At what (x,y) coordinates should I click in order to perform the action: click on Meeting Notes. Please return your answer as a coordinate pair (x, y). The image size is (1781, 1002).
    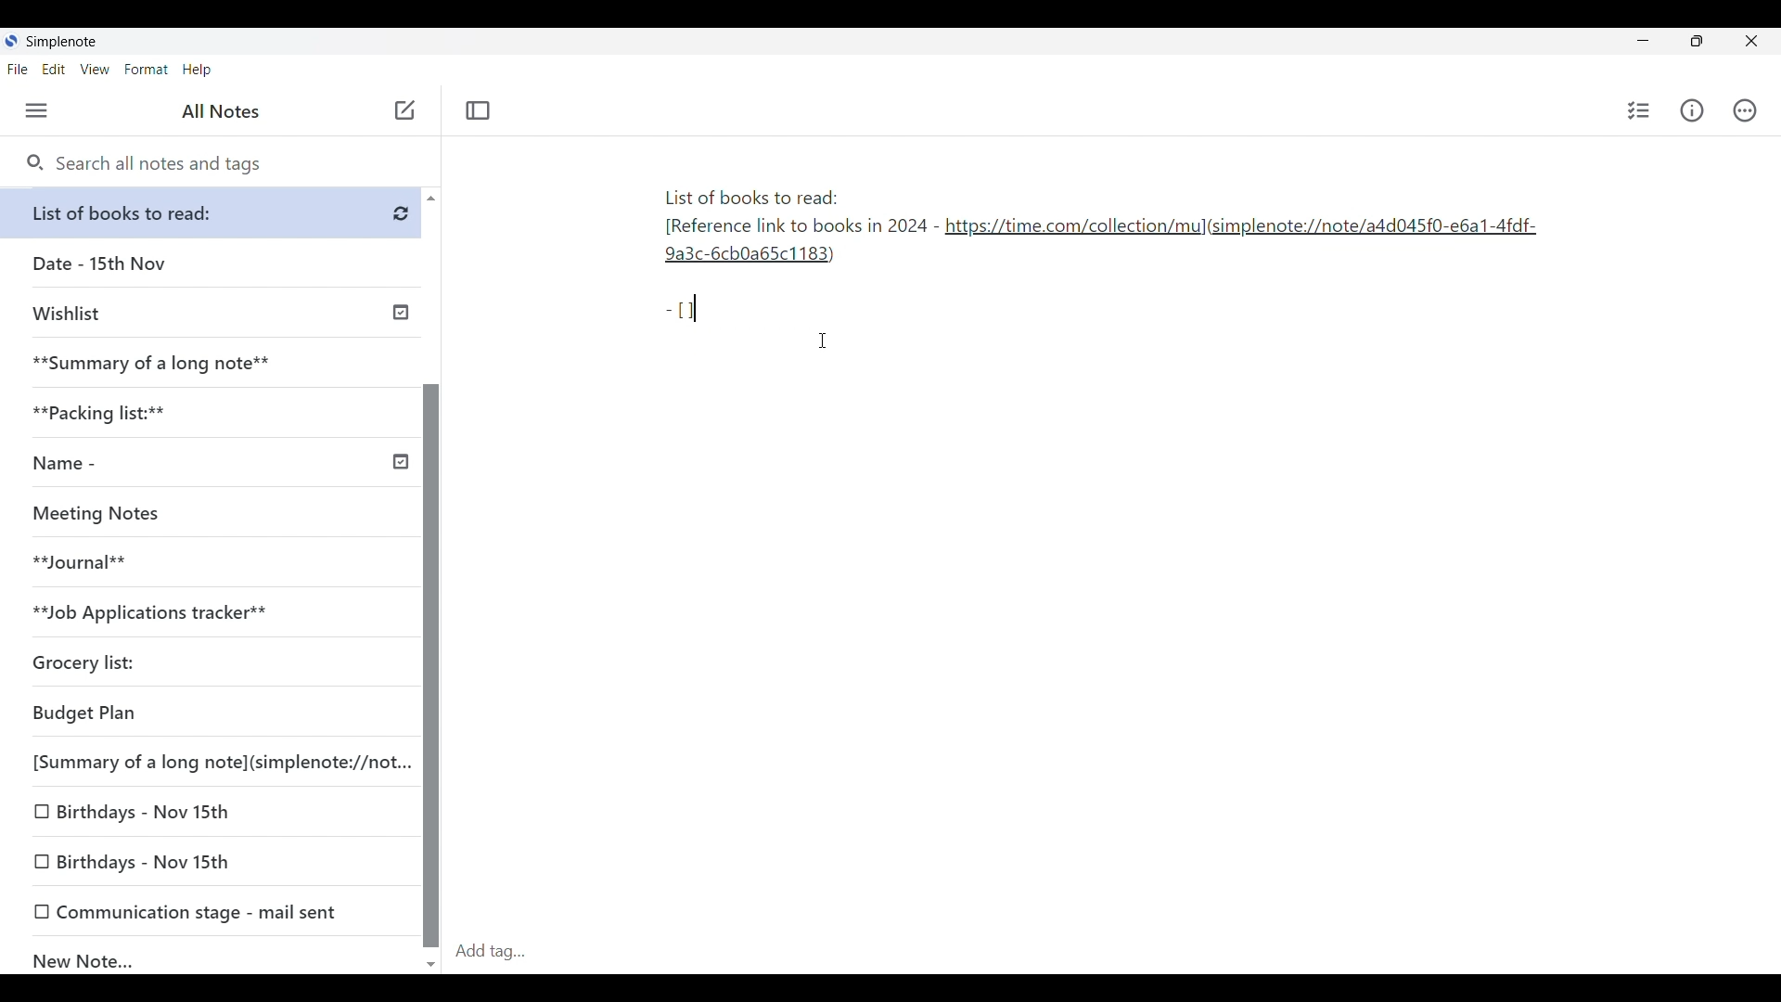
    Looking at the image, I should click on (204, 514).